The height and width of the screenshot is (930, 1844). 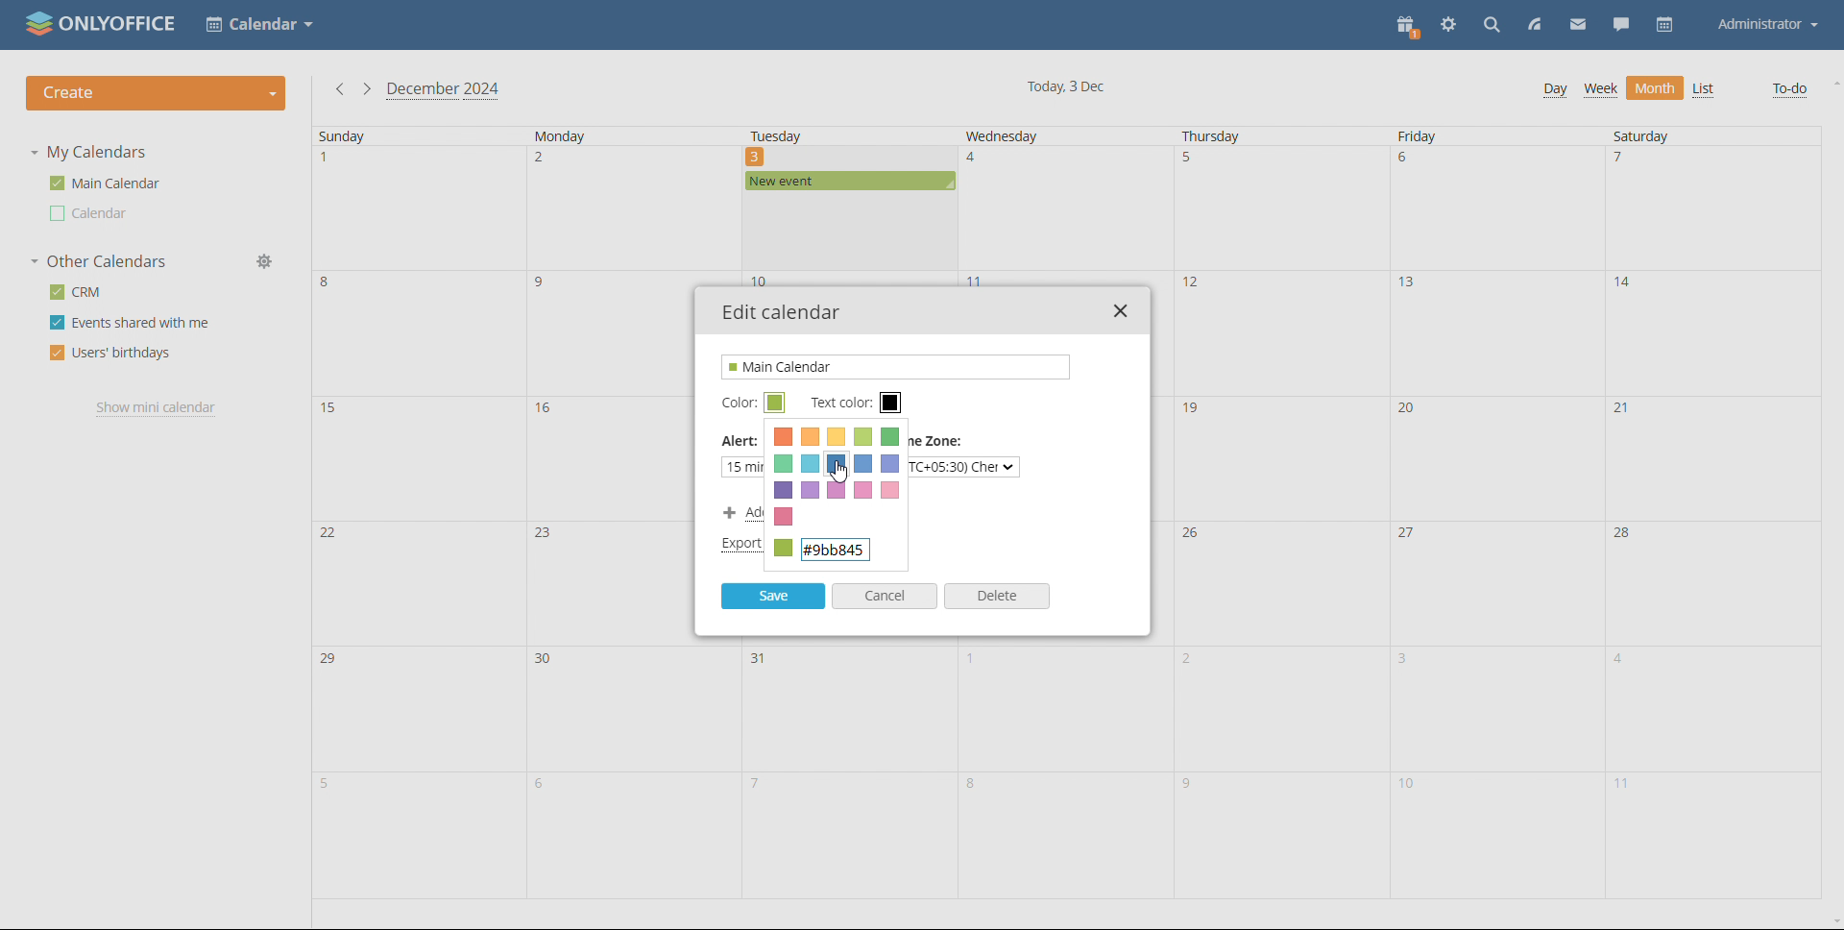 I want to click on thursday, so click(x=1229, y=136).